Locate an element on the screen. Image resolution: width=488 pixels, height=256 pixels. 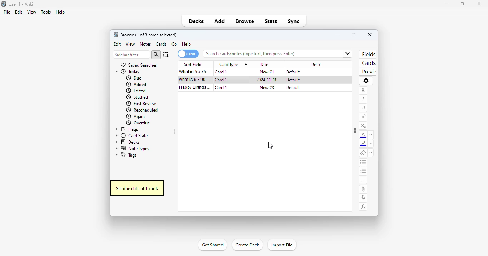
select is located at coordinates (166, 55).